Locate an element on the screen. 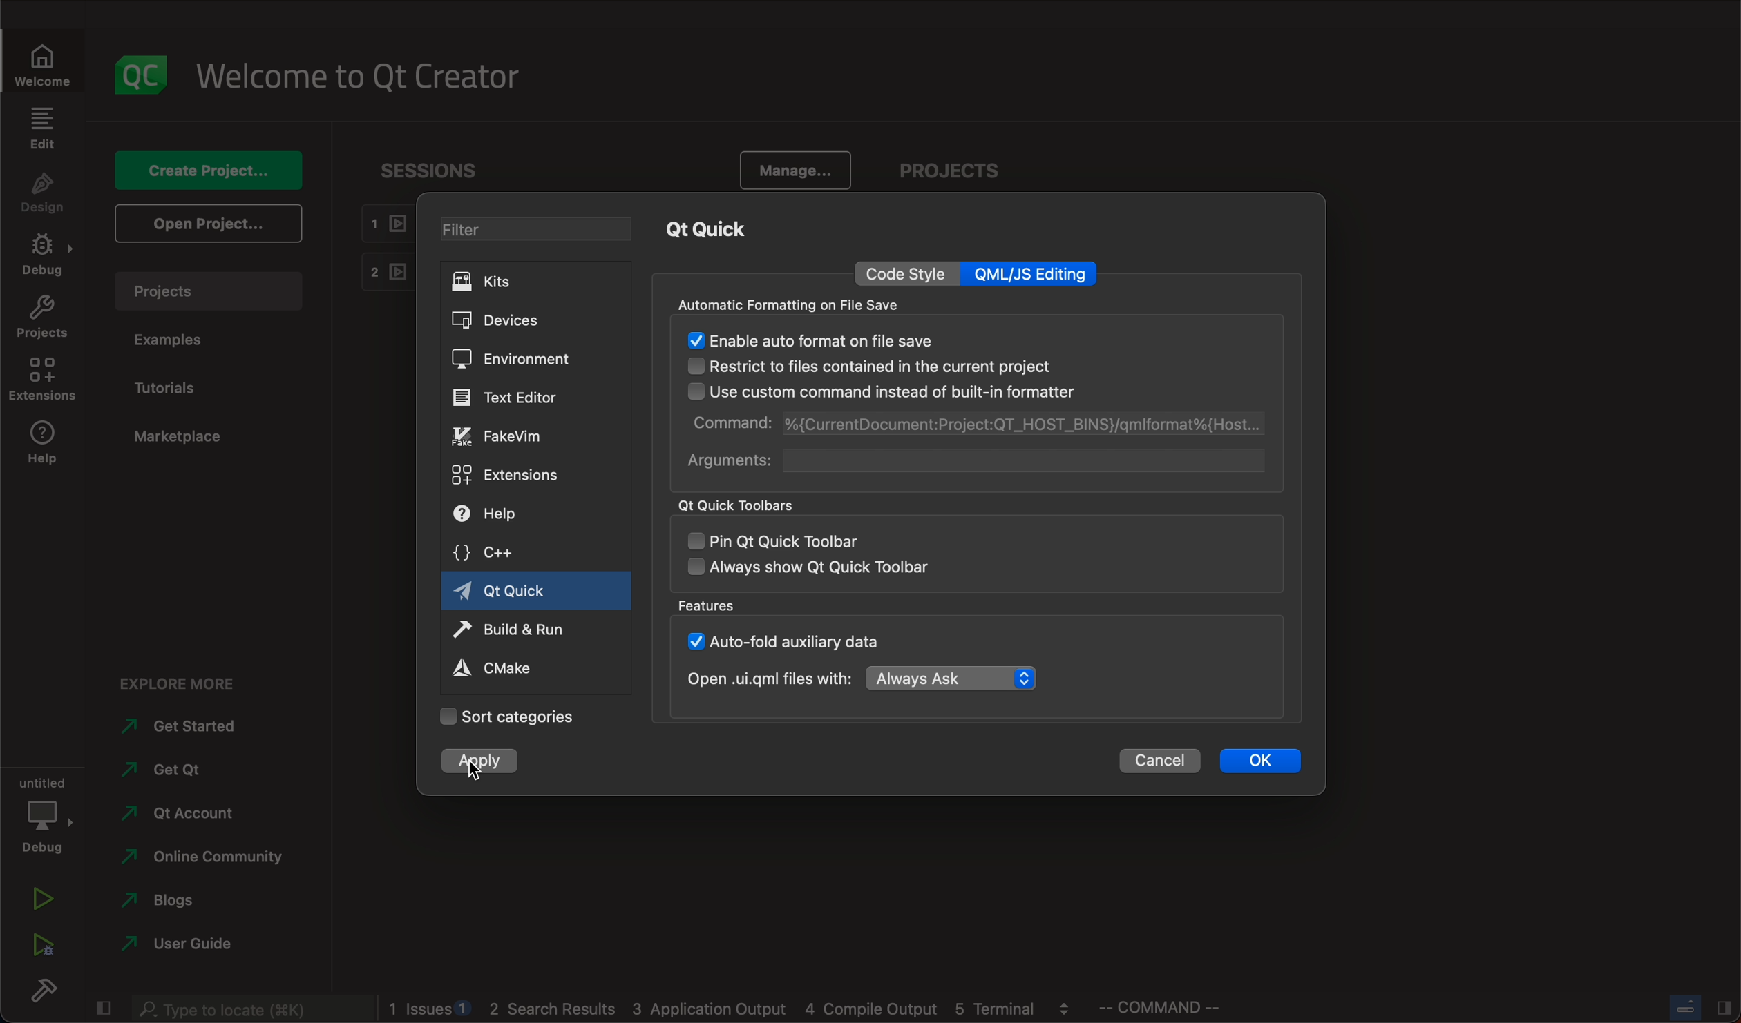 This screenshot has height=1023, width=1741. open is located at coordinates (207, 224).